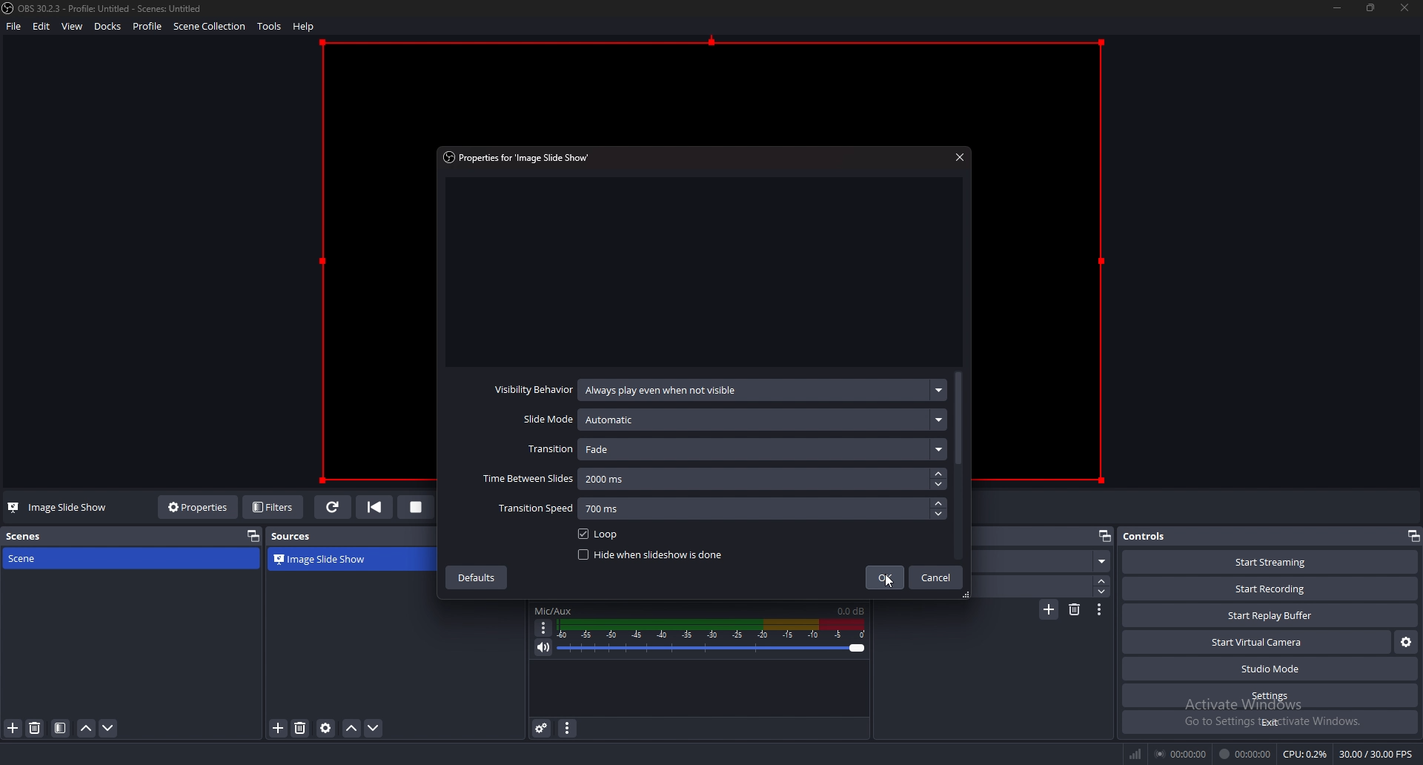  Describe the element at coordinates (957, 156) in the screenshot. I see `close` at that location.